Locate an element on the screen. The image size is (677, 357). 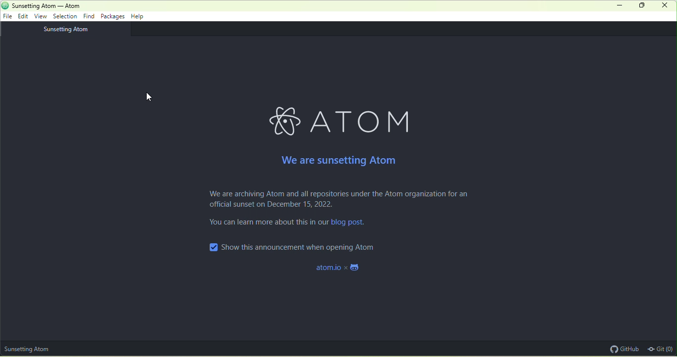
close is located at coordinates (667, 7).